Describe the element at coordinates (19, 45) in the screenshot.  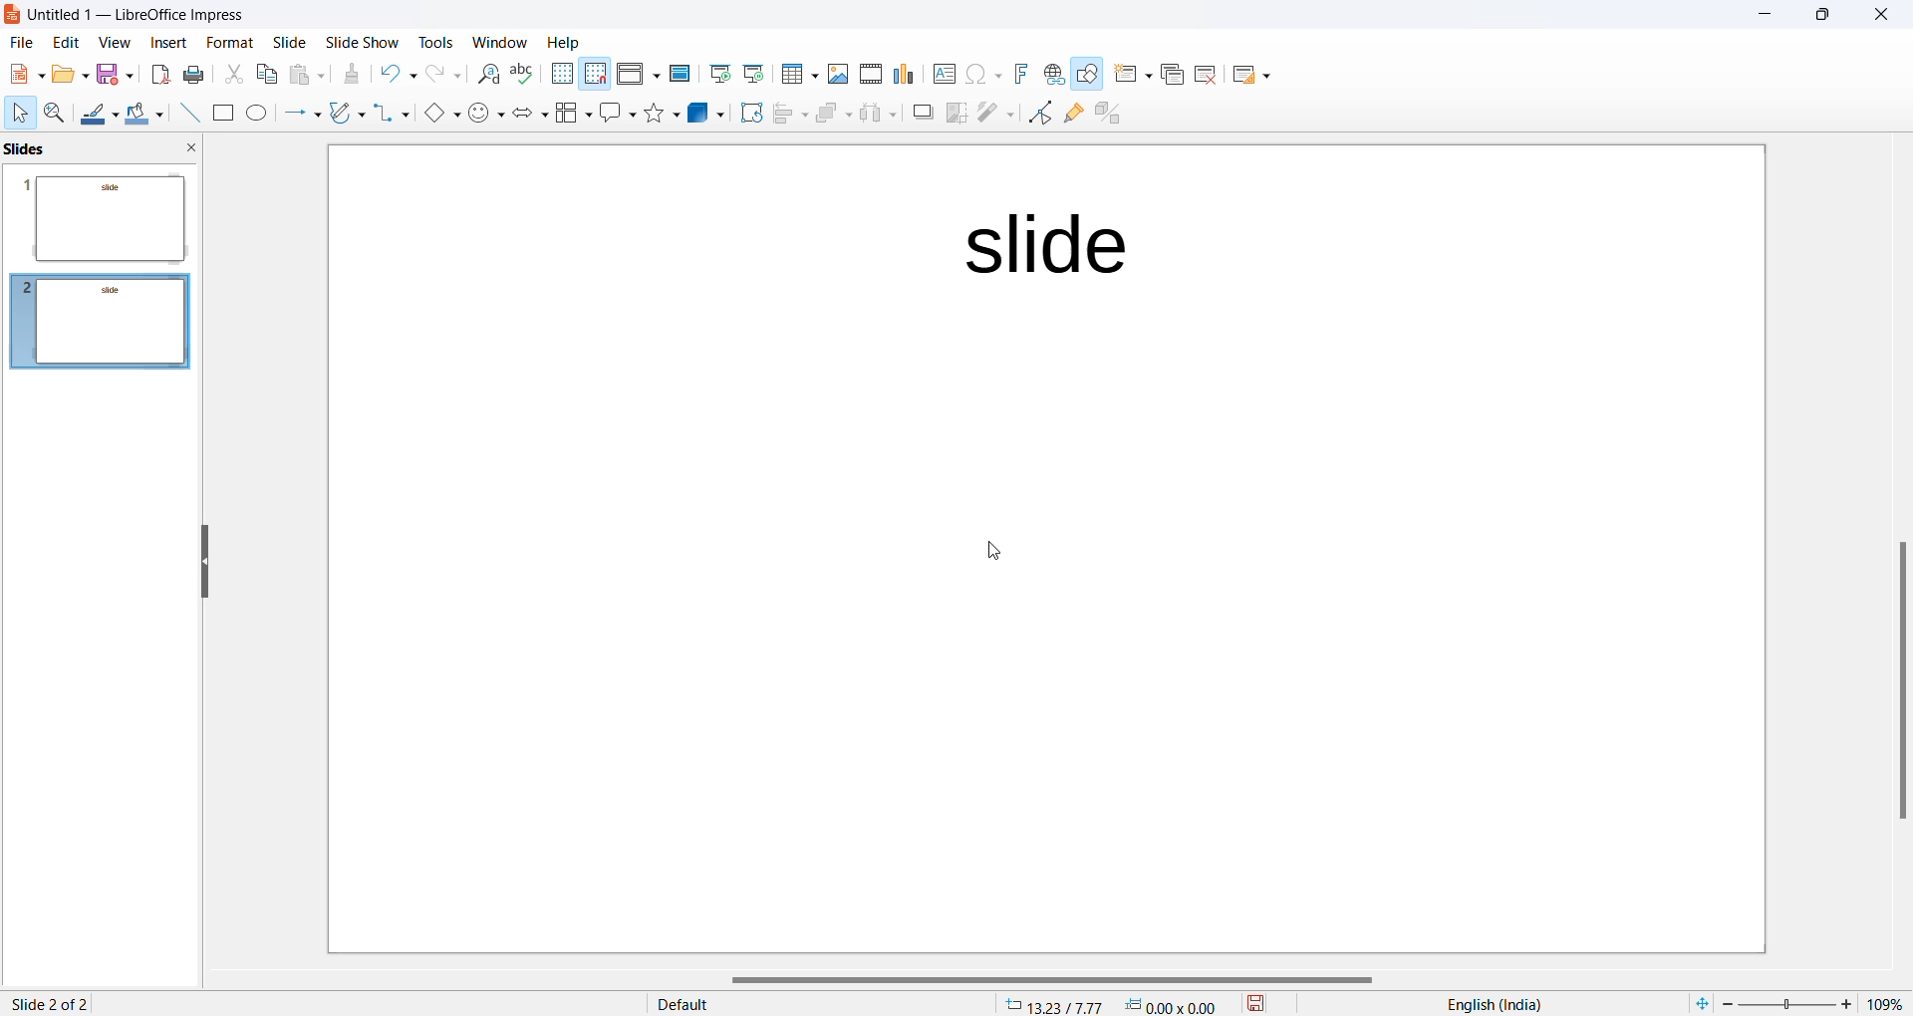
I see `file` at that location.